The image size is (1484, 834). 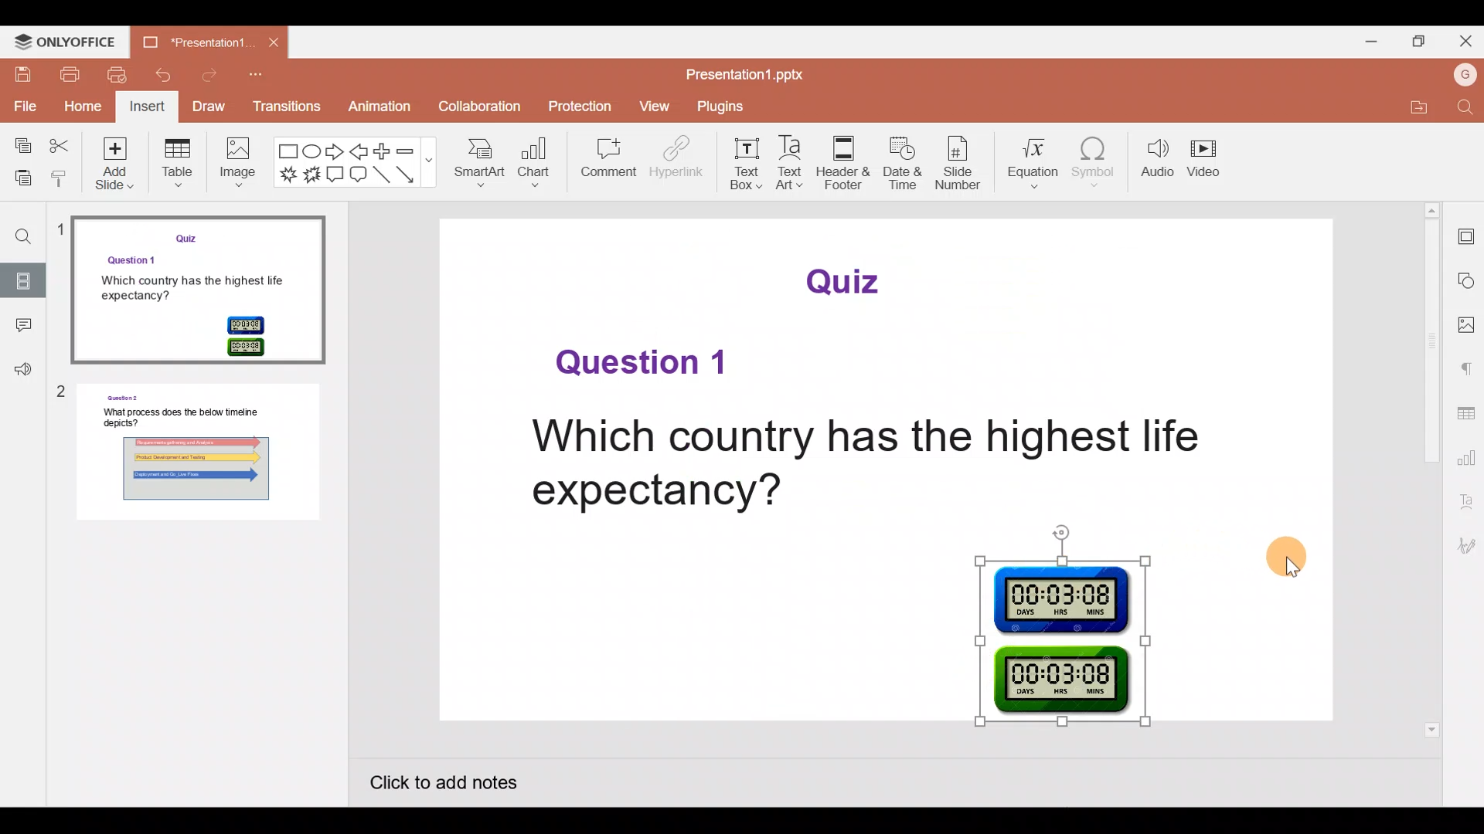 I want to click on Find, so click(x=1462, y=110).